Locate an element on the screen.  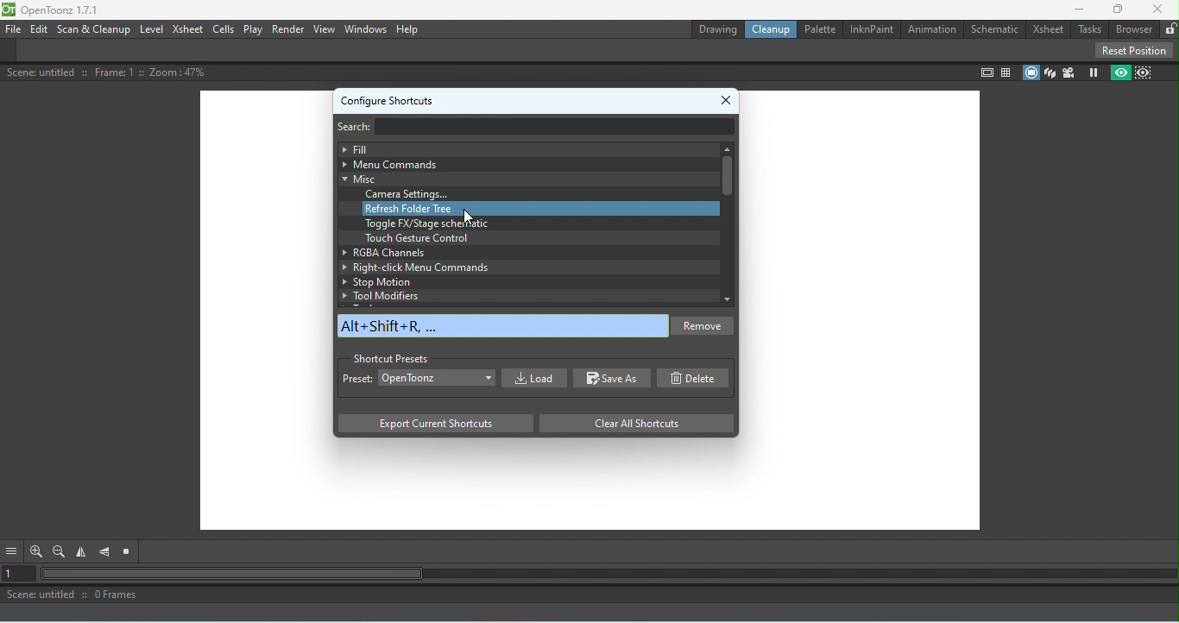
Freeze is located at coordinates (1090, 73).